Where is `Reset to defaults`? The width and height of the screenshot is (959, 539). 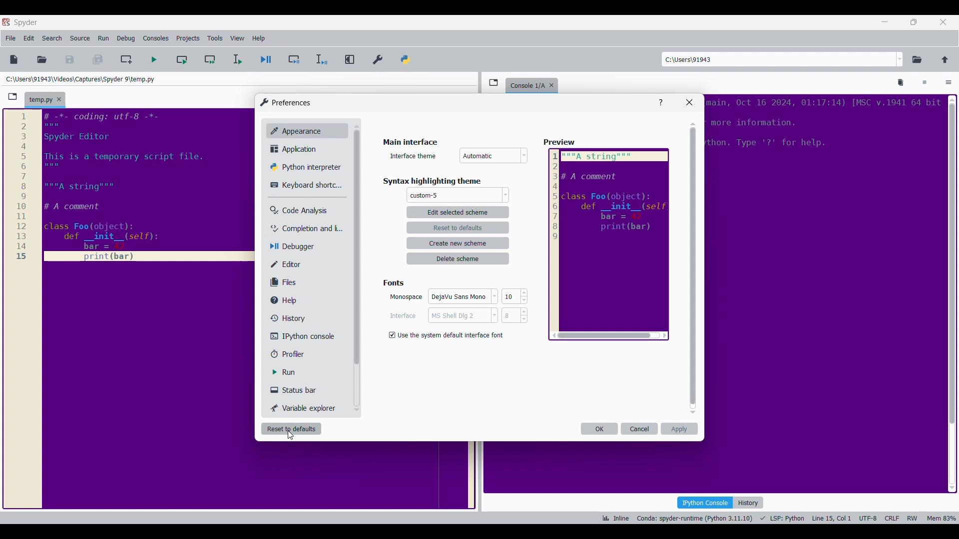 Reset to defaults is located at coordinates (459, 228).